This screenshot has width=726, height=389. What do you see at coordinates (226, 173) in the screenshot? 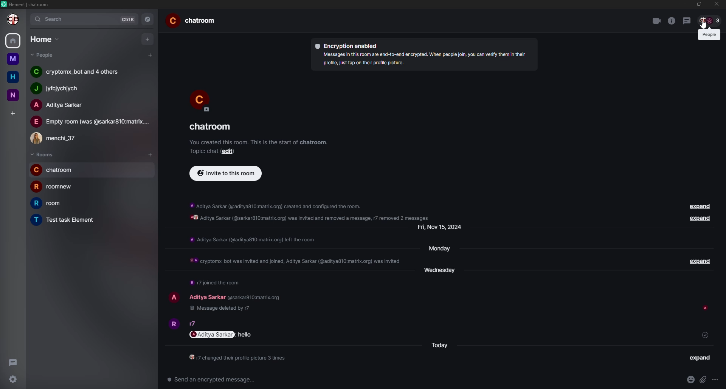
I see `invite to this room` at bounding box center [226, 173].